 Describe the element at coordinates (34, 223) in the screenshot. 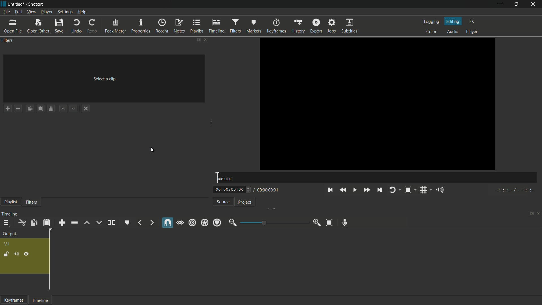

I see `copy` at that location.